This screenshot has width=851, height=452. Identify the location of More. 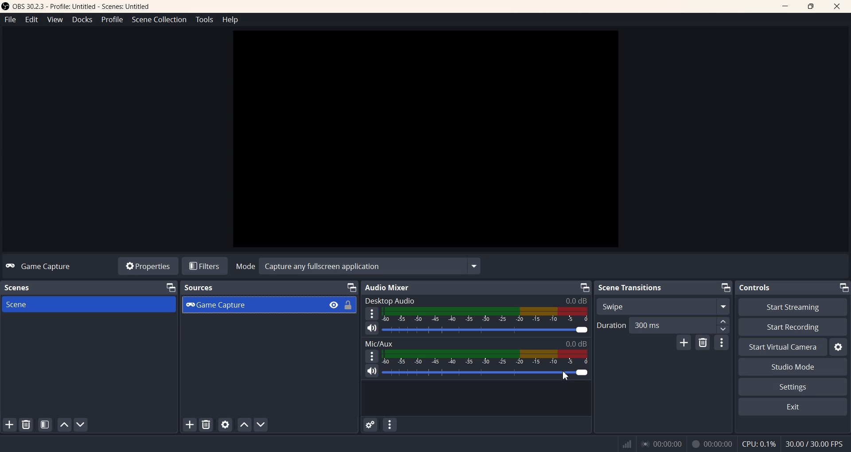
(372, 356).